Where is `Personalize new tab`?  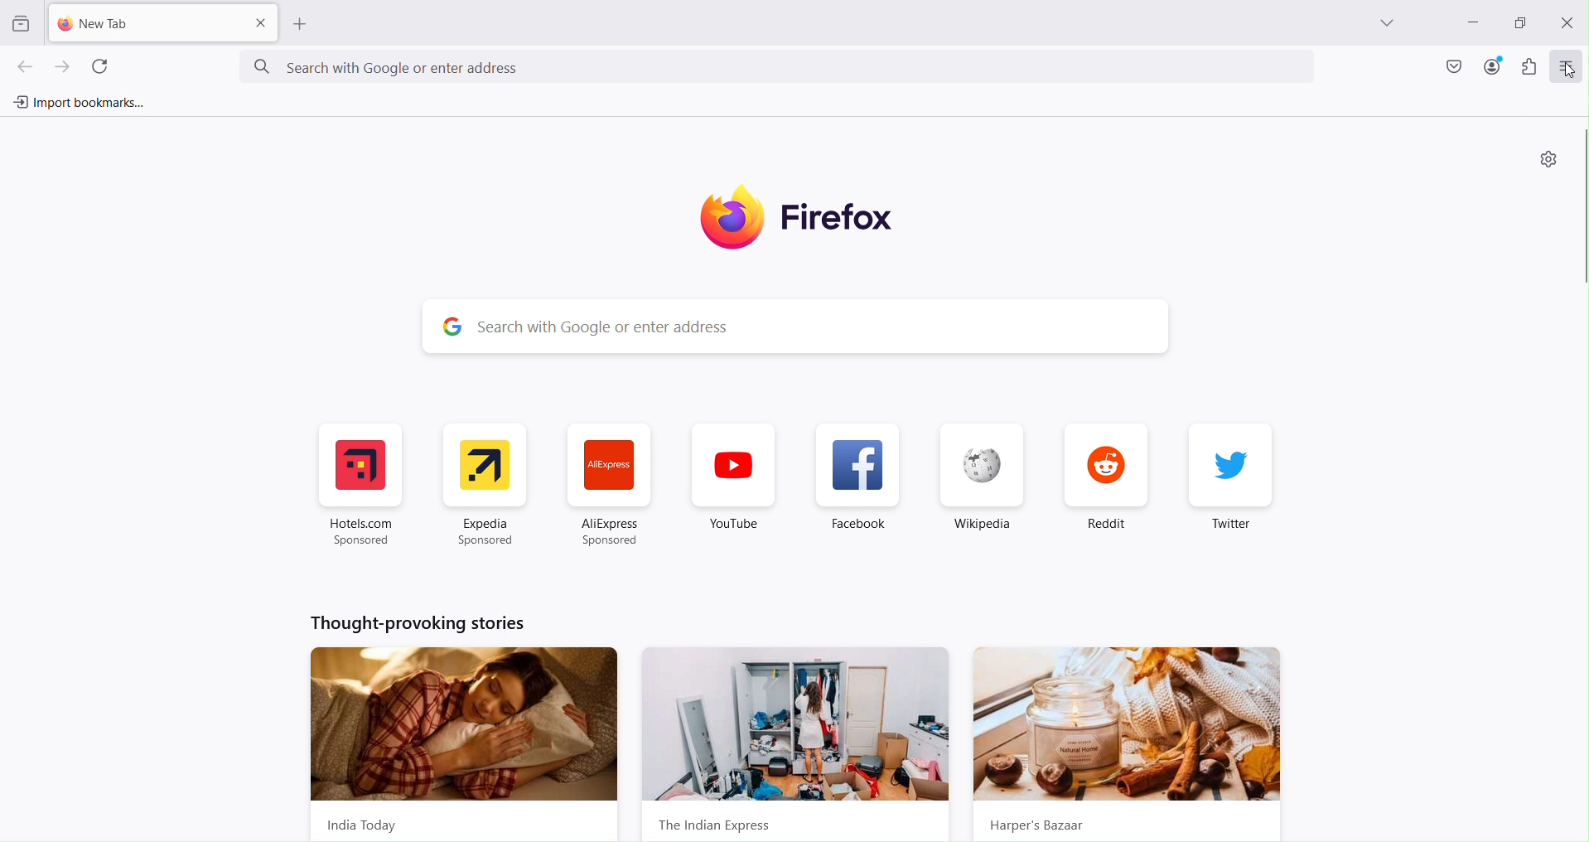 Personalize new tab is located at coordinates (1547, 161).